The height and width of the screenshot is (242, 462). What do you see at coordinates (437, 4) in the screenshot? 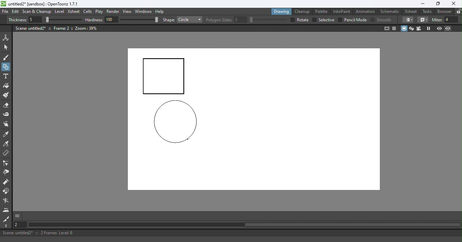
I see `Maximize` at bounding box center [437, 4].